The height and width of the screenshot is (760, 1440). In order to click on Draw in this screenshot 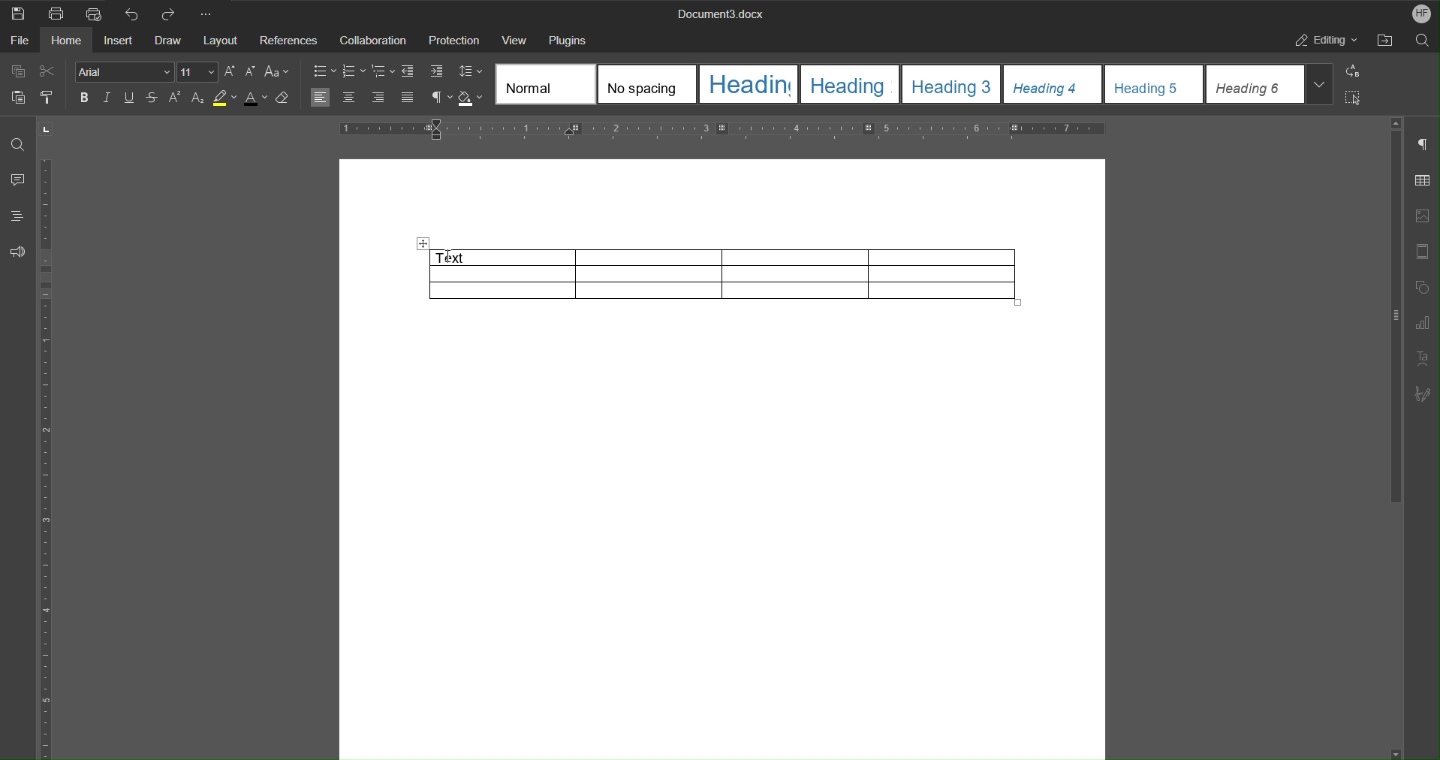, I will do `click(169, 40)`.